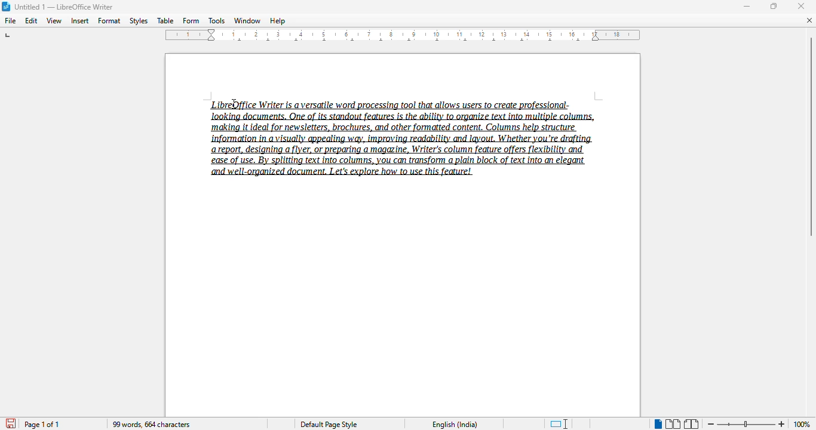 The width and height of the screenshot is (816, 430). Describe the element at coordinates (403, 36) in the screenshot. I see `ruler` at that location.